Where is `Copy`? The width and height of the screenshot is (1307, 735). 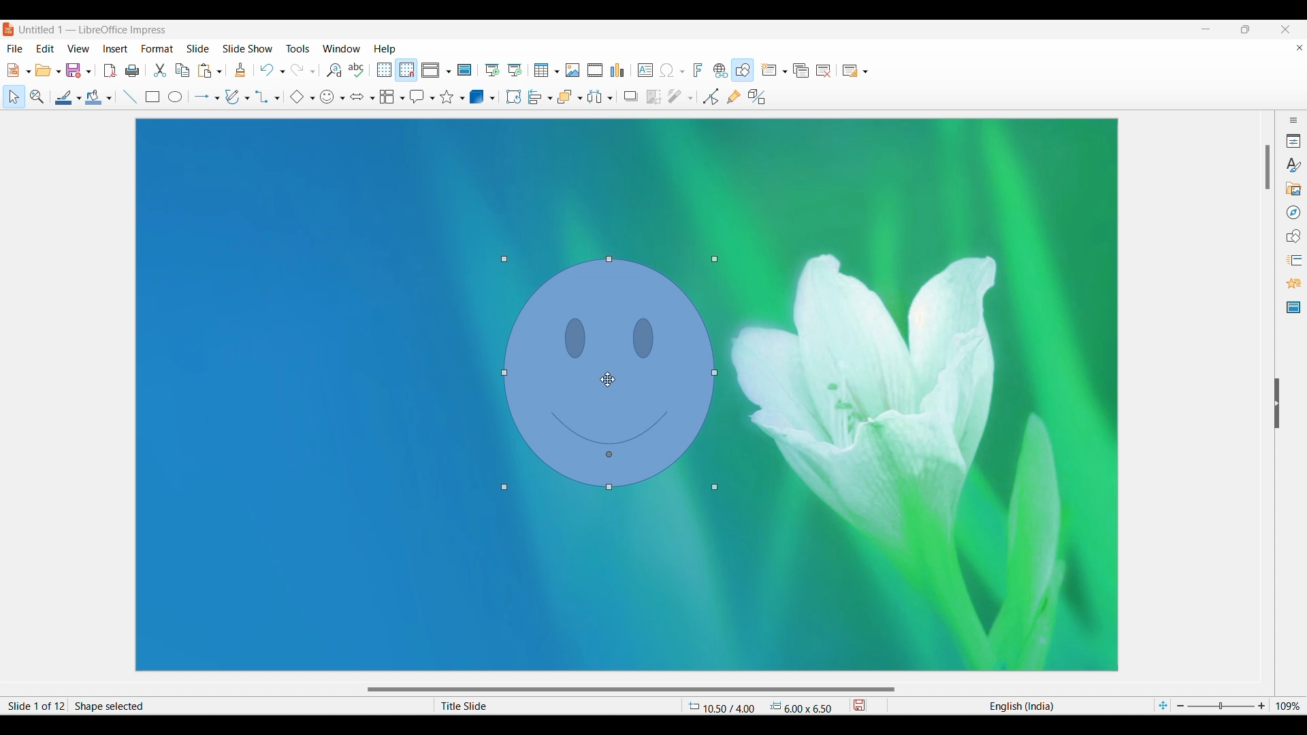 Copy is located at coordinates (182, 71).